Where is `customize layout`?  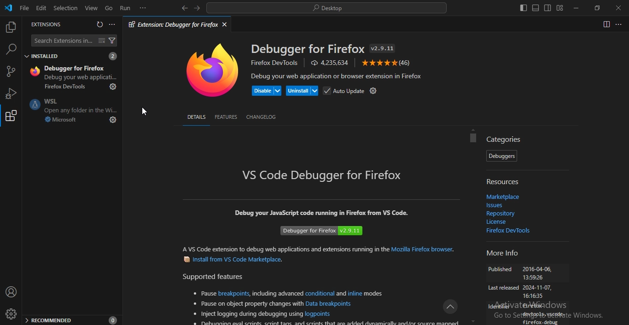 customize layout is located at coordinates (560, 10).